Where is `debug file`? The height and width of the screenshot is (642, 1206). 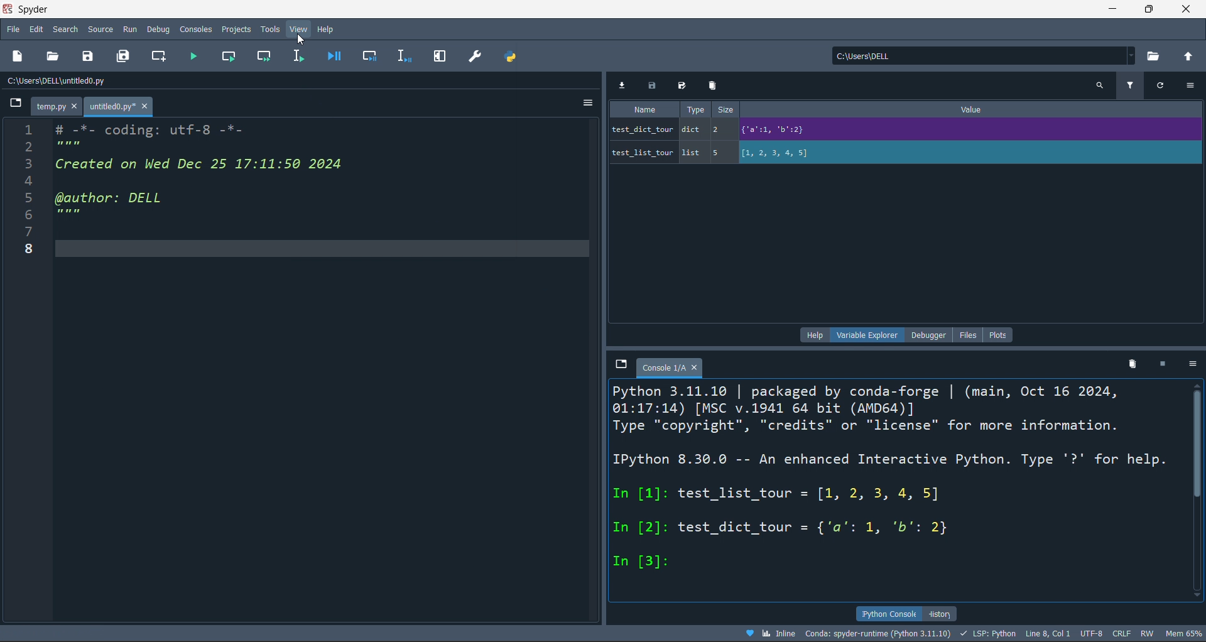 debug file is located at coordinates (334, 56).